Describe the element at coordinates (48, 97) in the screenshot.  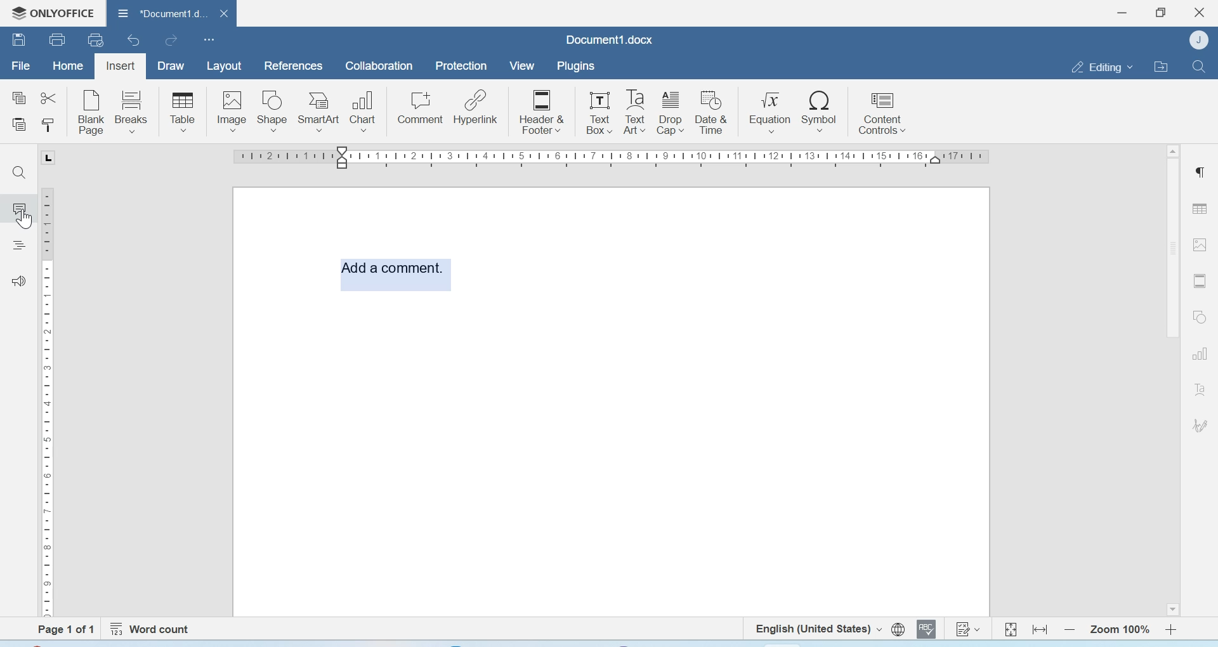
I see `Cut` at that location.